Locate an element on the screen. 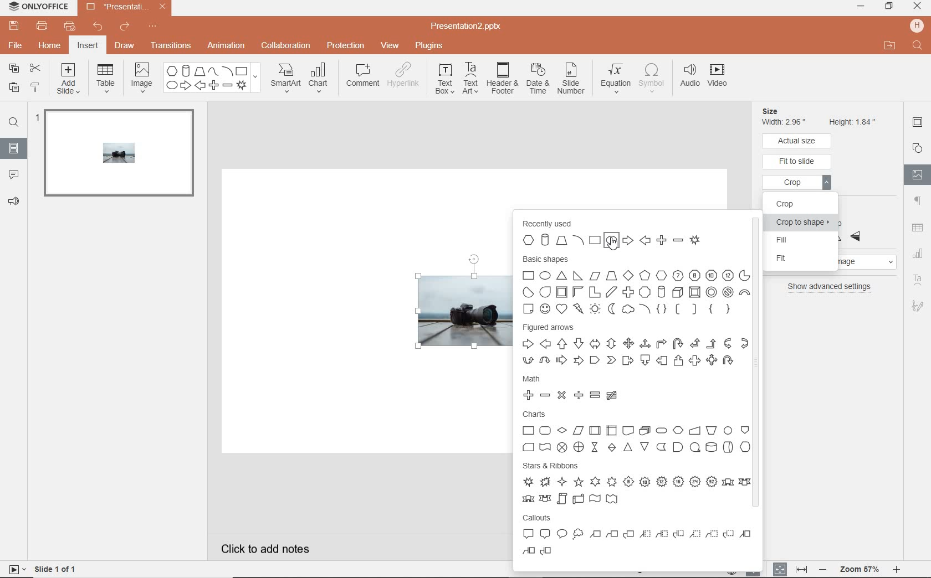 The width and height of the screenshot is (931, 578). Width 2.96" is located at coordinates (786, 122).